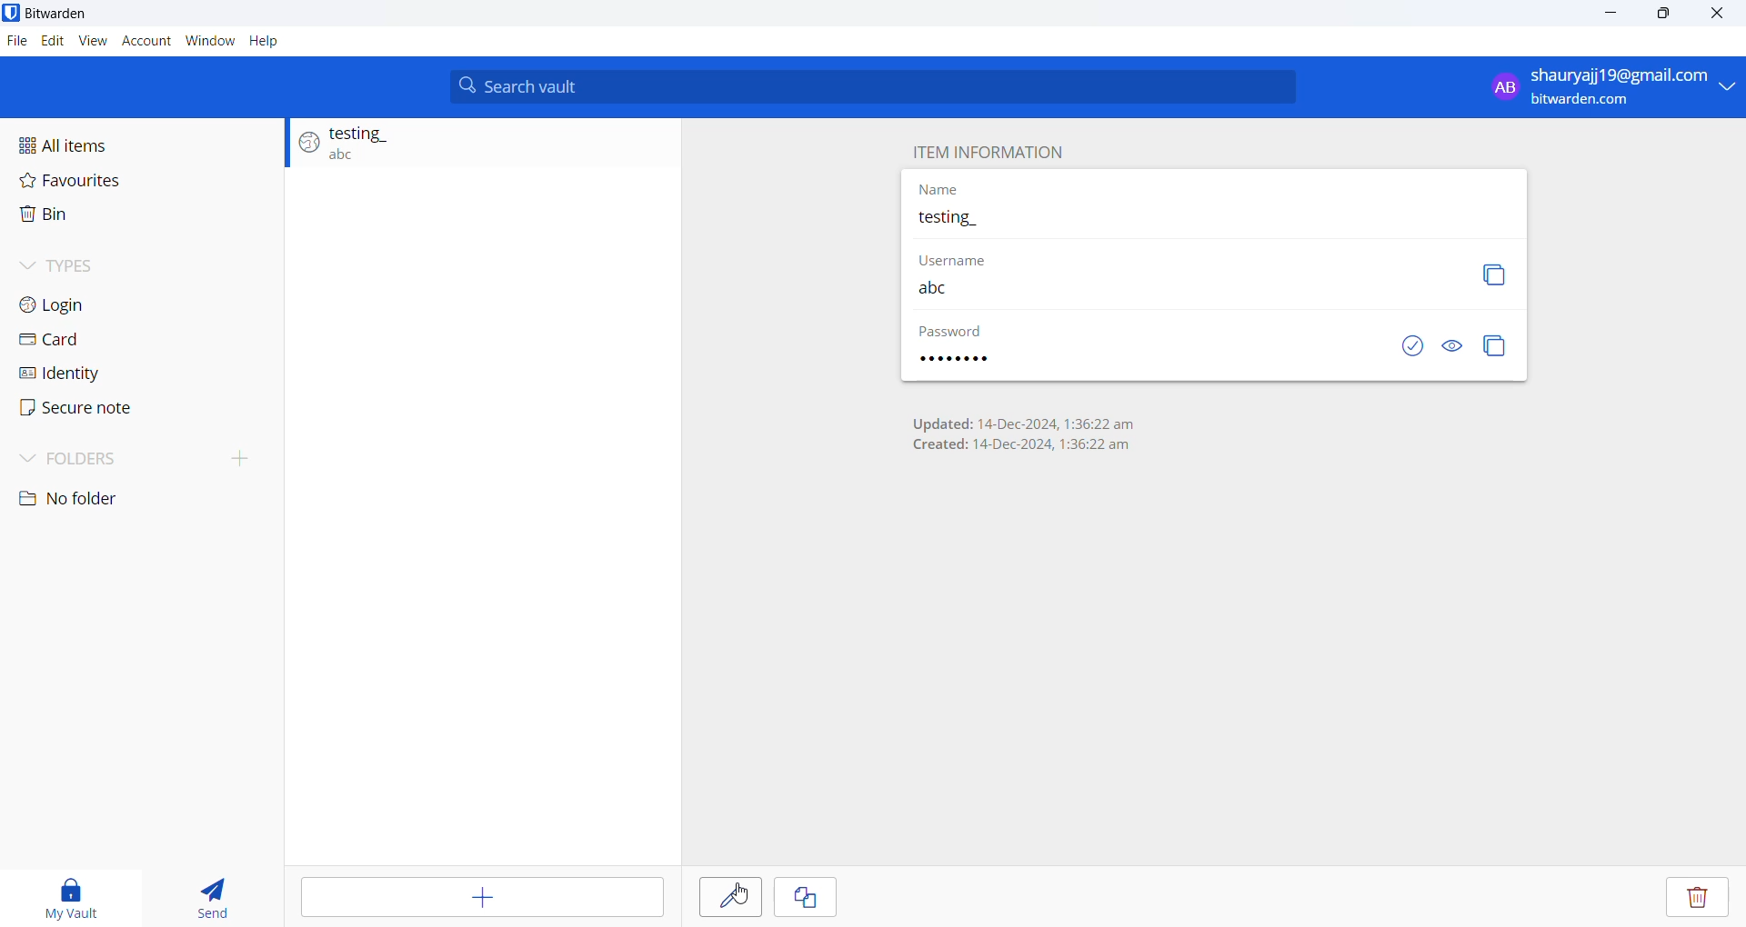  I want to click on Password hidden, so click(952, 333).